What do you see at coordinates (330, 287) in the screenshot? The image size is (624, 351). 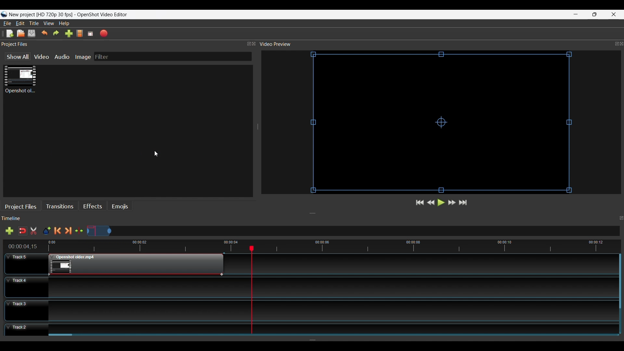 I see `Track Panel` at bounding box center [330, 287].